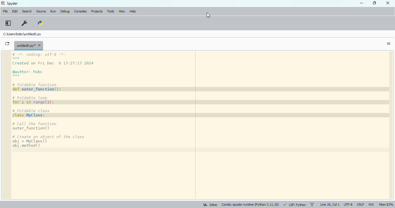 The width and height of the screenshot is (395, 208). Describe the element at coordinates (8, 23) in the screenshot. I see `maximize current pane` at that location.